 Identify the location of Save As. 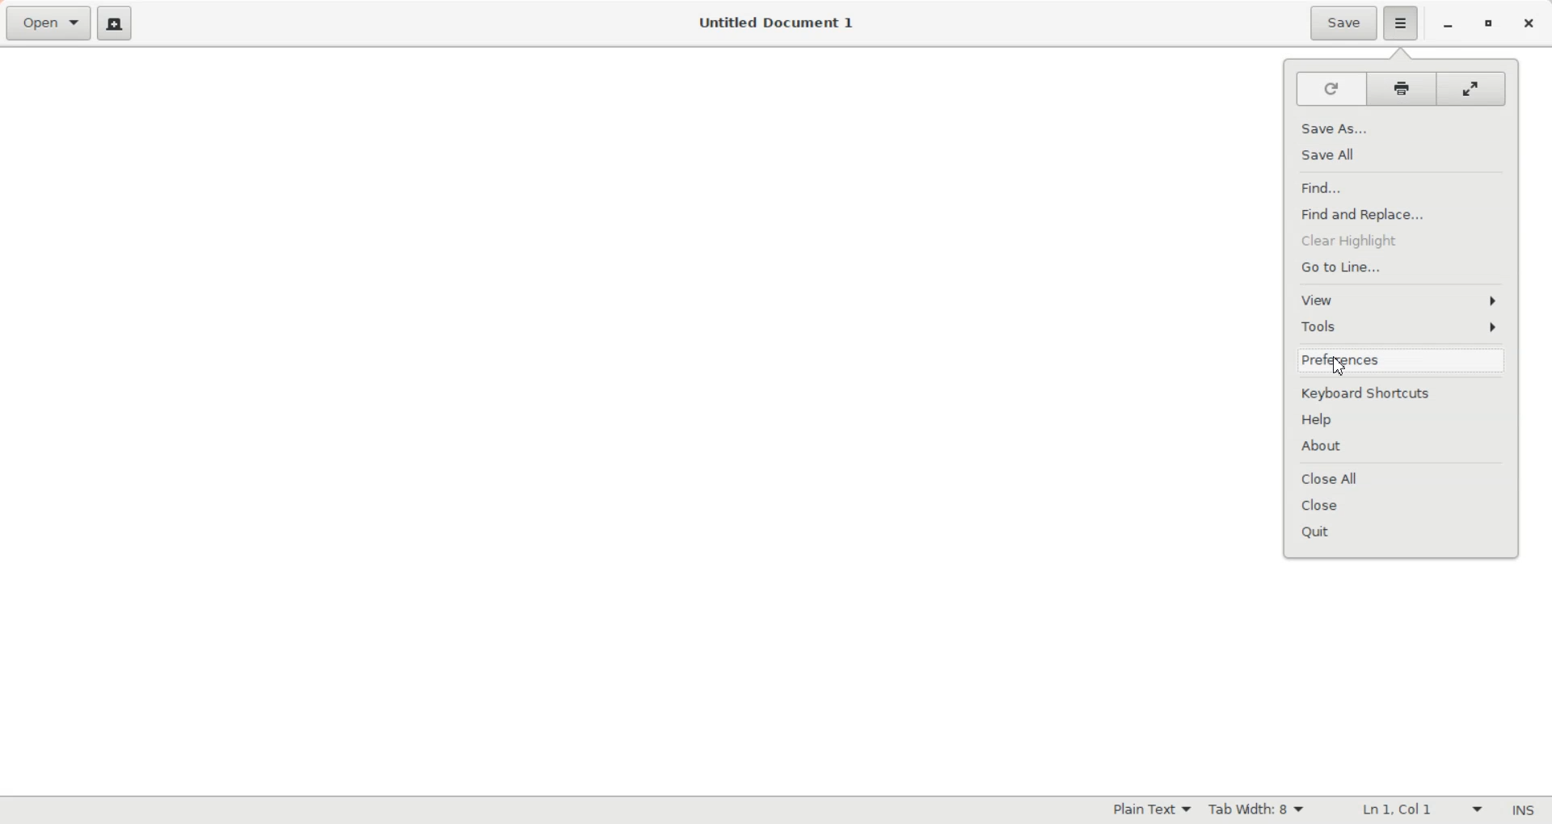
(1401, 129).